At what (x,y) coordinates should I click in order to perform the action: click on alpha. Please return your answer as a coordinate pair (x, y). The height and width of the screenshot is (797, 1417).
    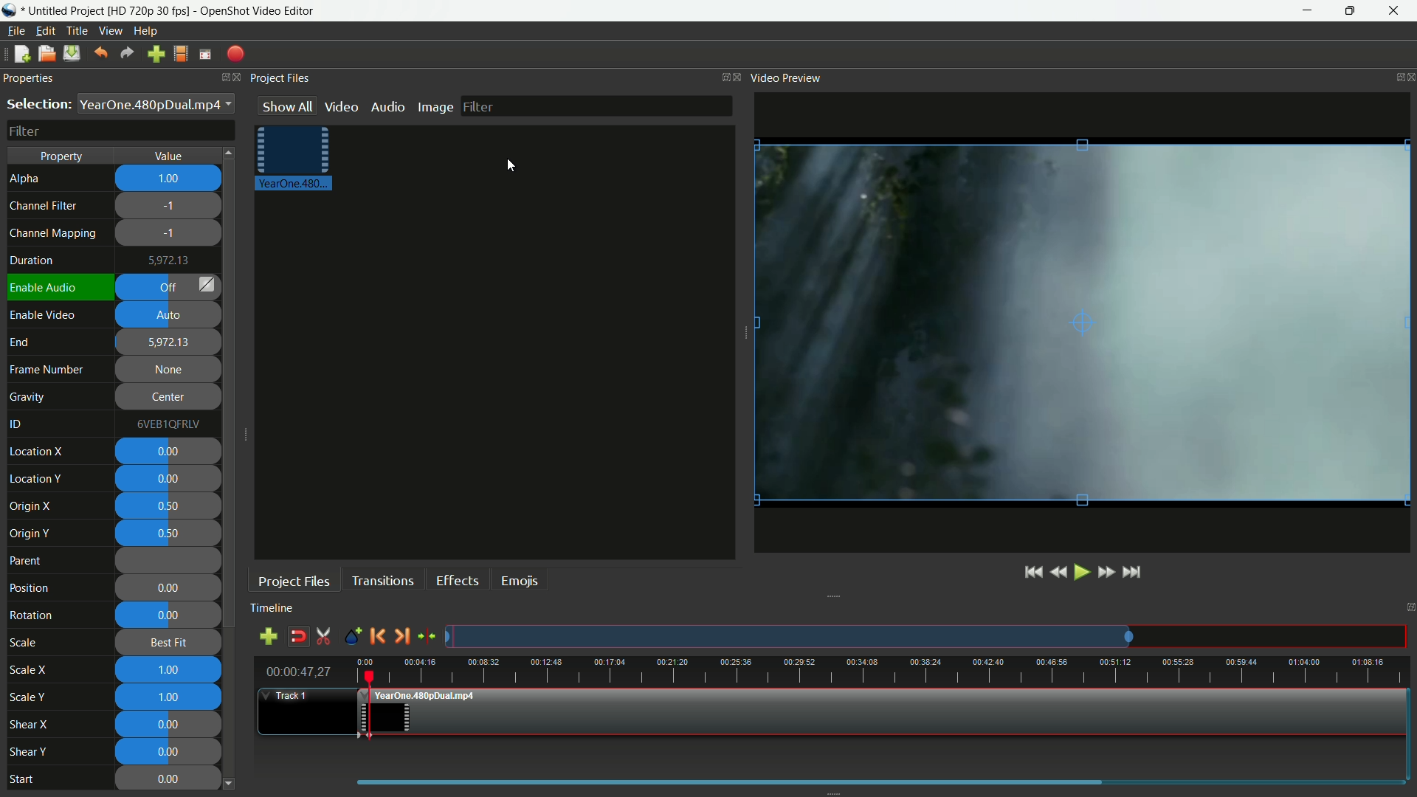
    Looking at the image, I should click on (27, 179).